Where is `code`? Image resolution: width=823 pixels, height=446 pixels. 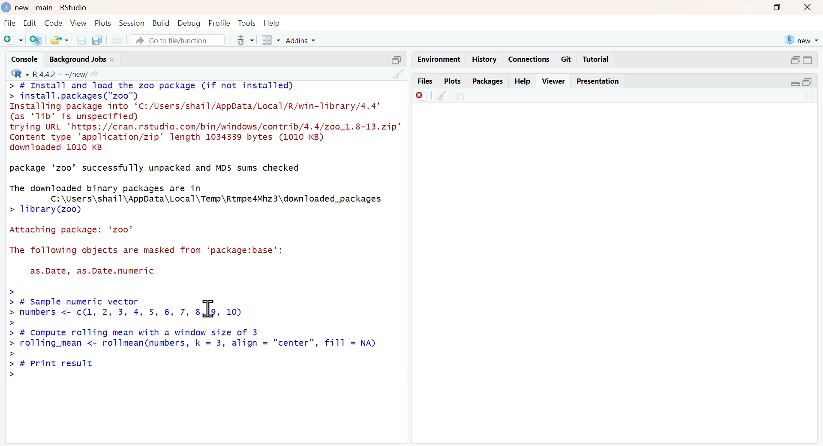
code is located at coordinates (53, 23).